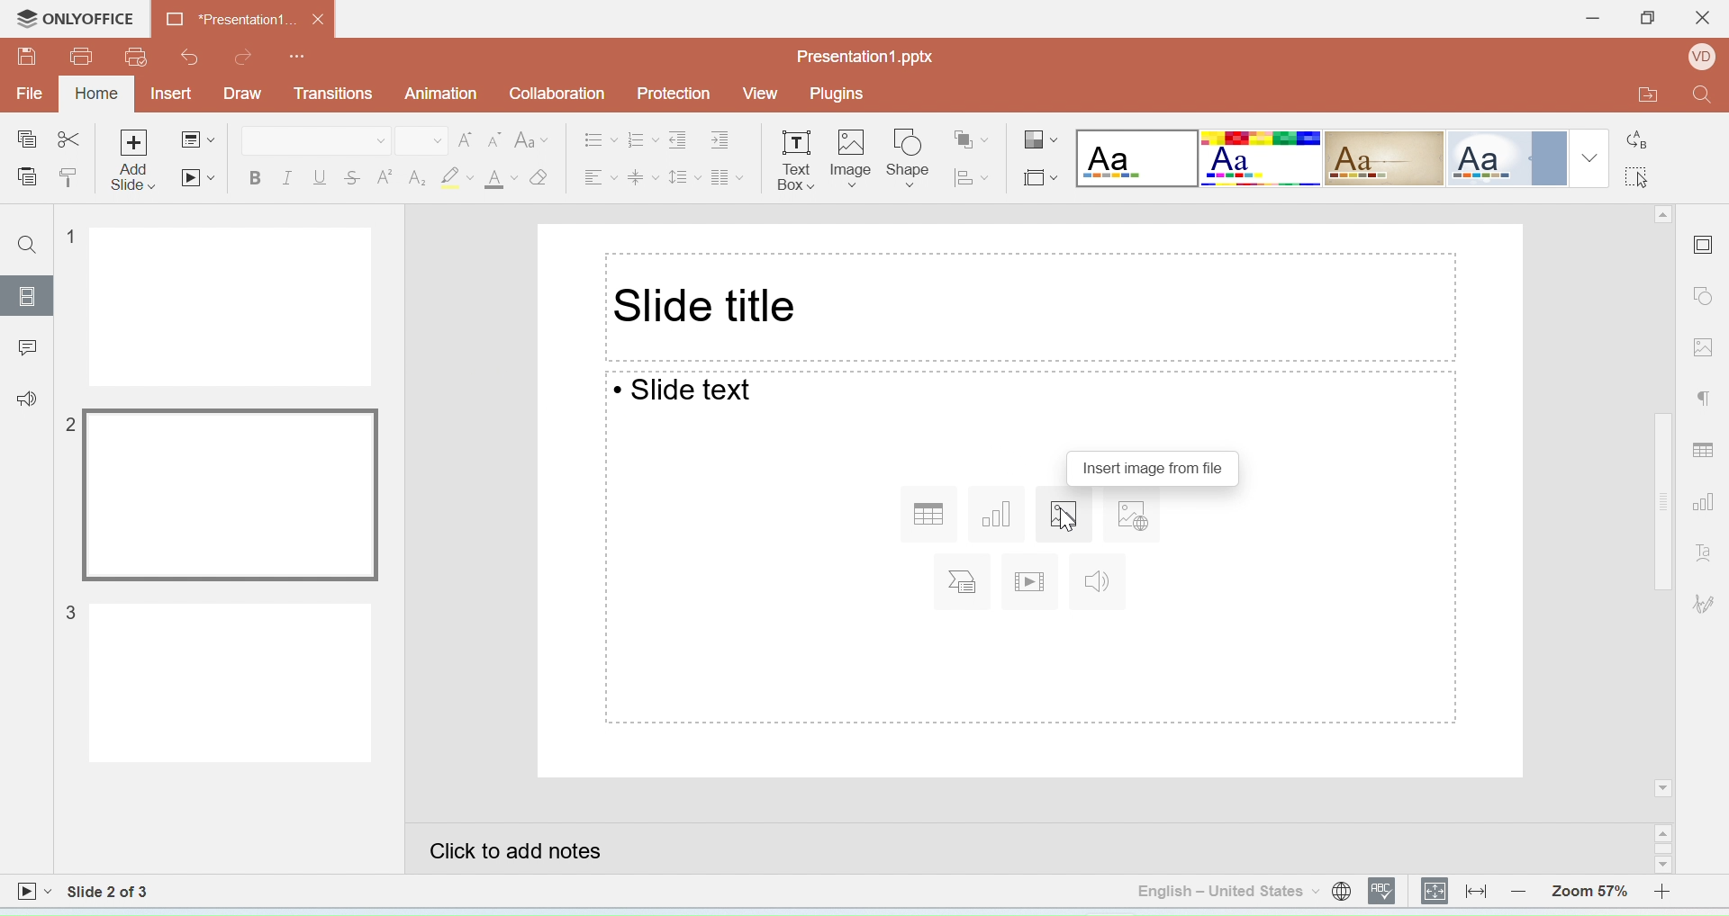  I want to click on Change color theme, so click(1041, 141).